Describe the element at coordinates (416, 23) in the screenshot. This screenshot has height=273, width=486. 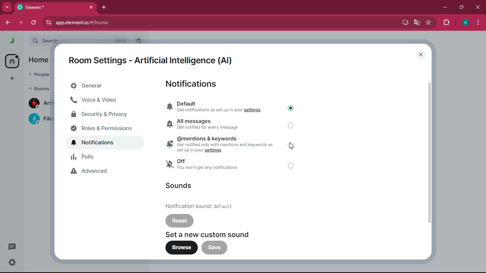
I see `google translate` at that location.